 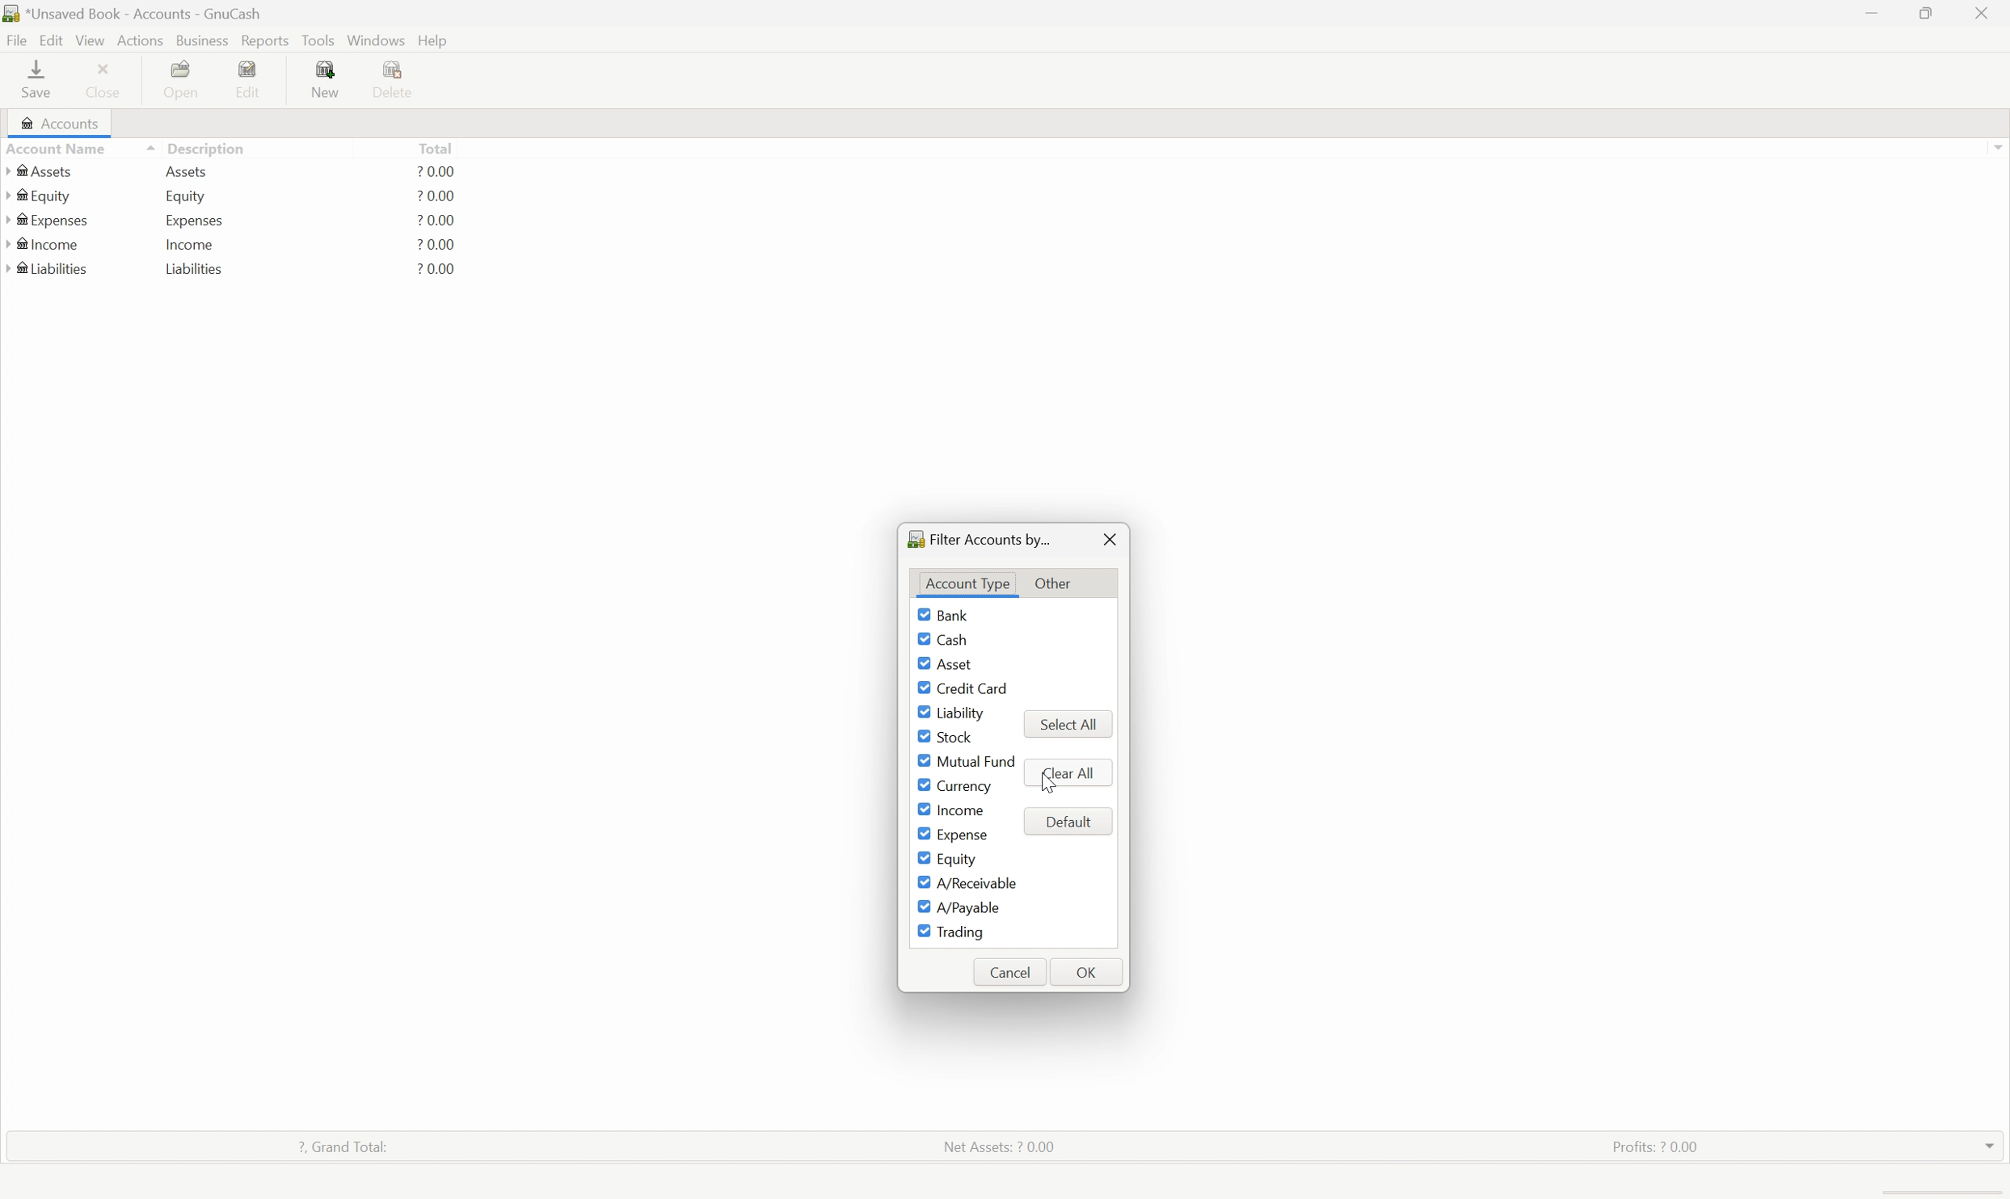 I want to click on select all, so click(x=1072, y=722).